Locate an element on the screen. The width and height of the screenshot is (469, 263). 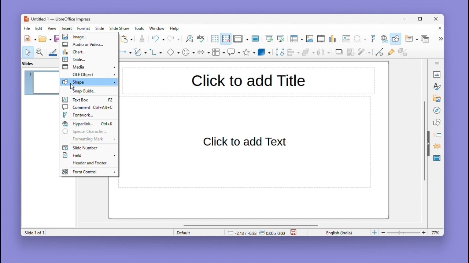
Align is located at coordinates (293, 52).